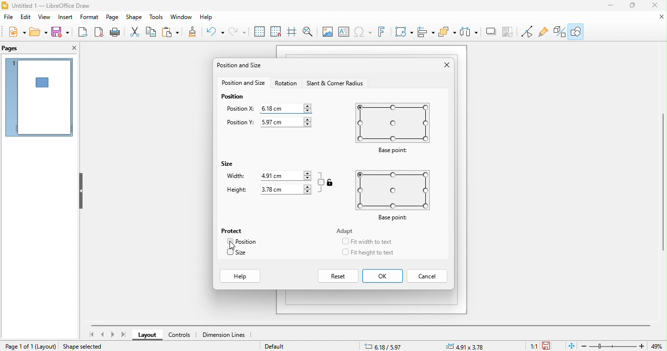  I want to click on text box, so click(344, 32).